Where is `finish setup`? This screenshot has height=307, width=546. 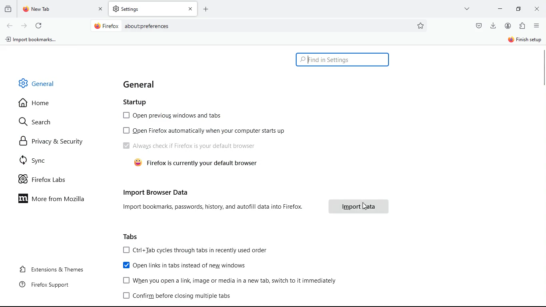 finish setup is located at coordinates (523, 41).